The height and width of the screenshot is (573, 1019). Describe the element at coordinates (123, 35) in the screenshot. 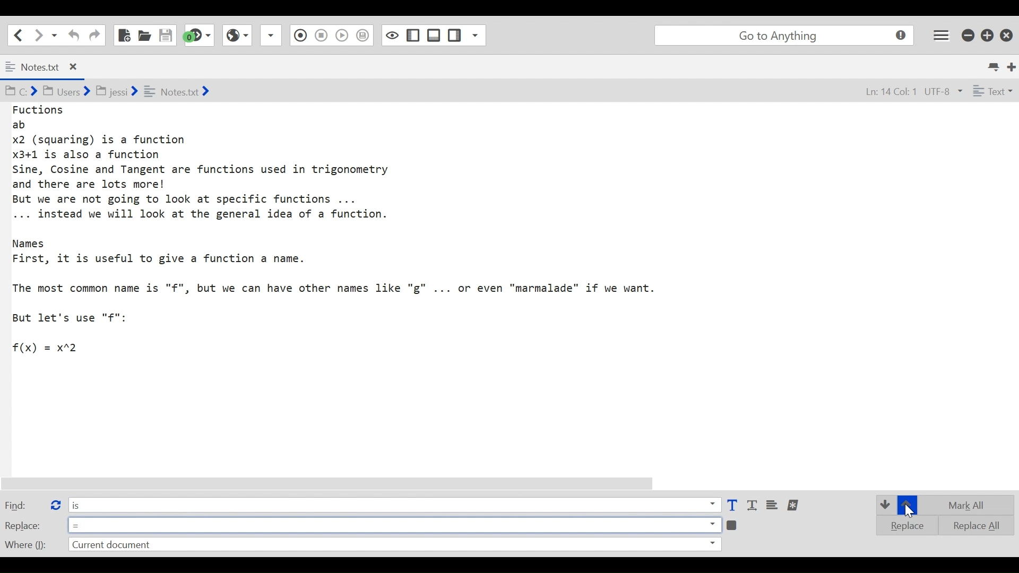

I see `New File` at that location.